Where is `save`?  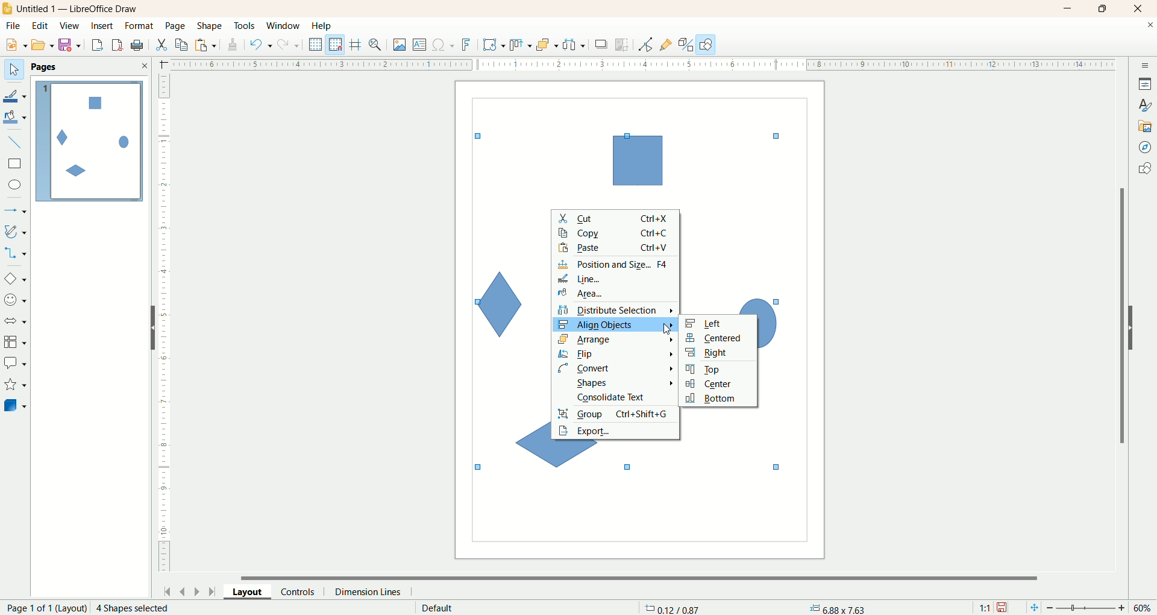 save is located at coordinates (72, 45).